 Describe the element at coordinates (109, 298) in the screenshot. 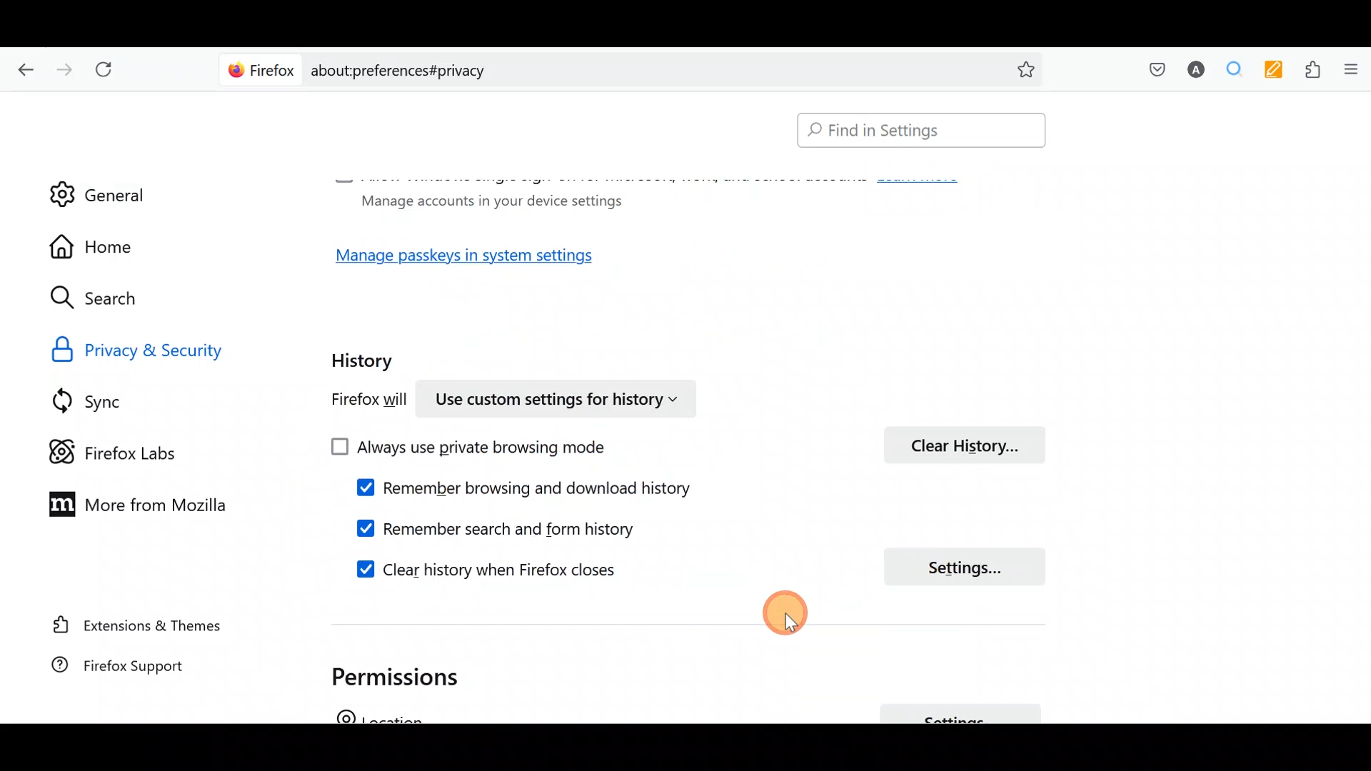

I see `Search icon` at that location.